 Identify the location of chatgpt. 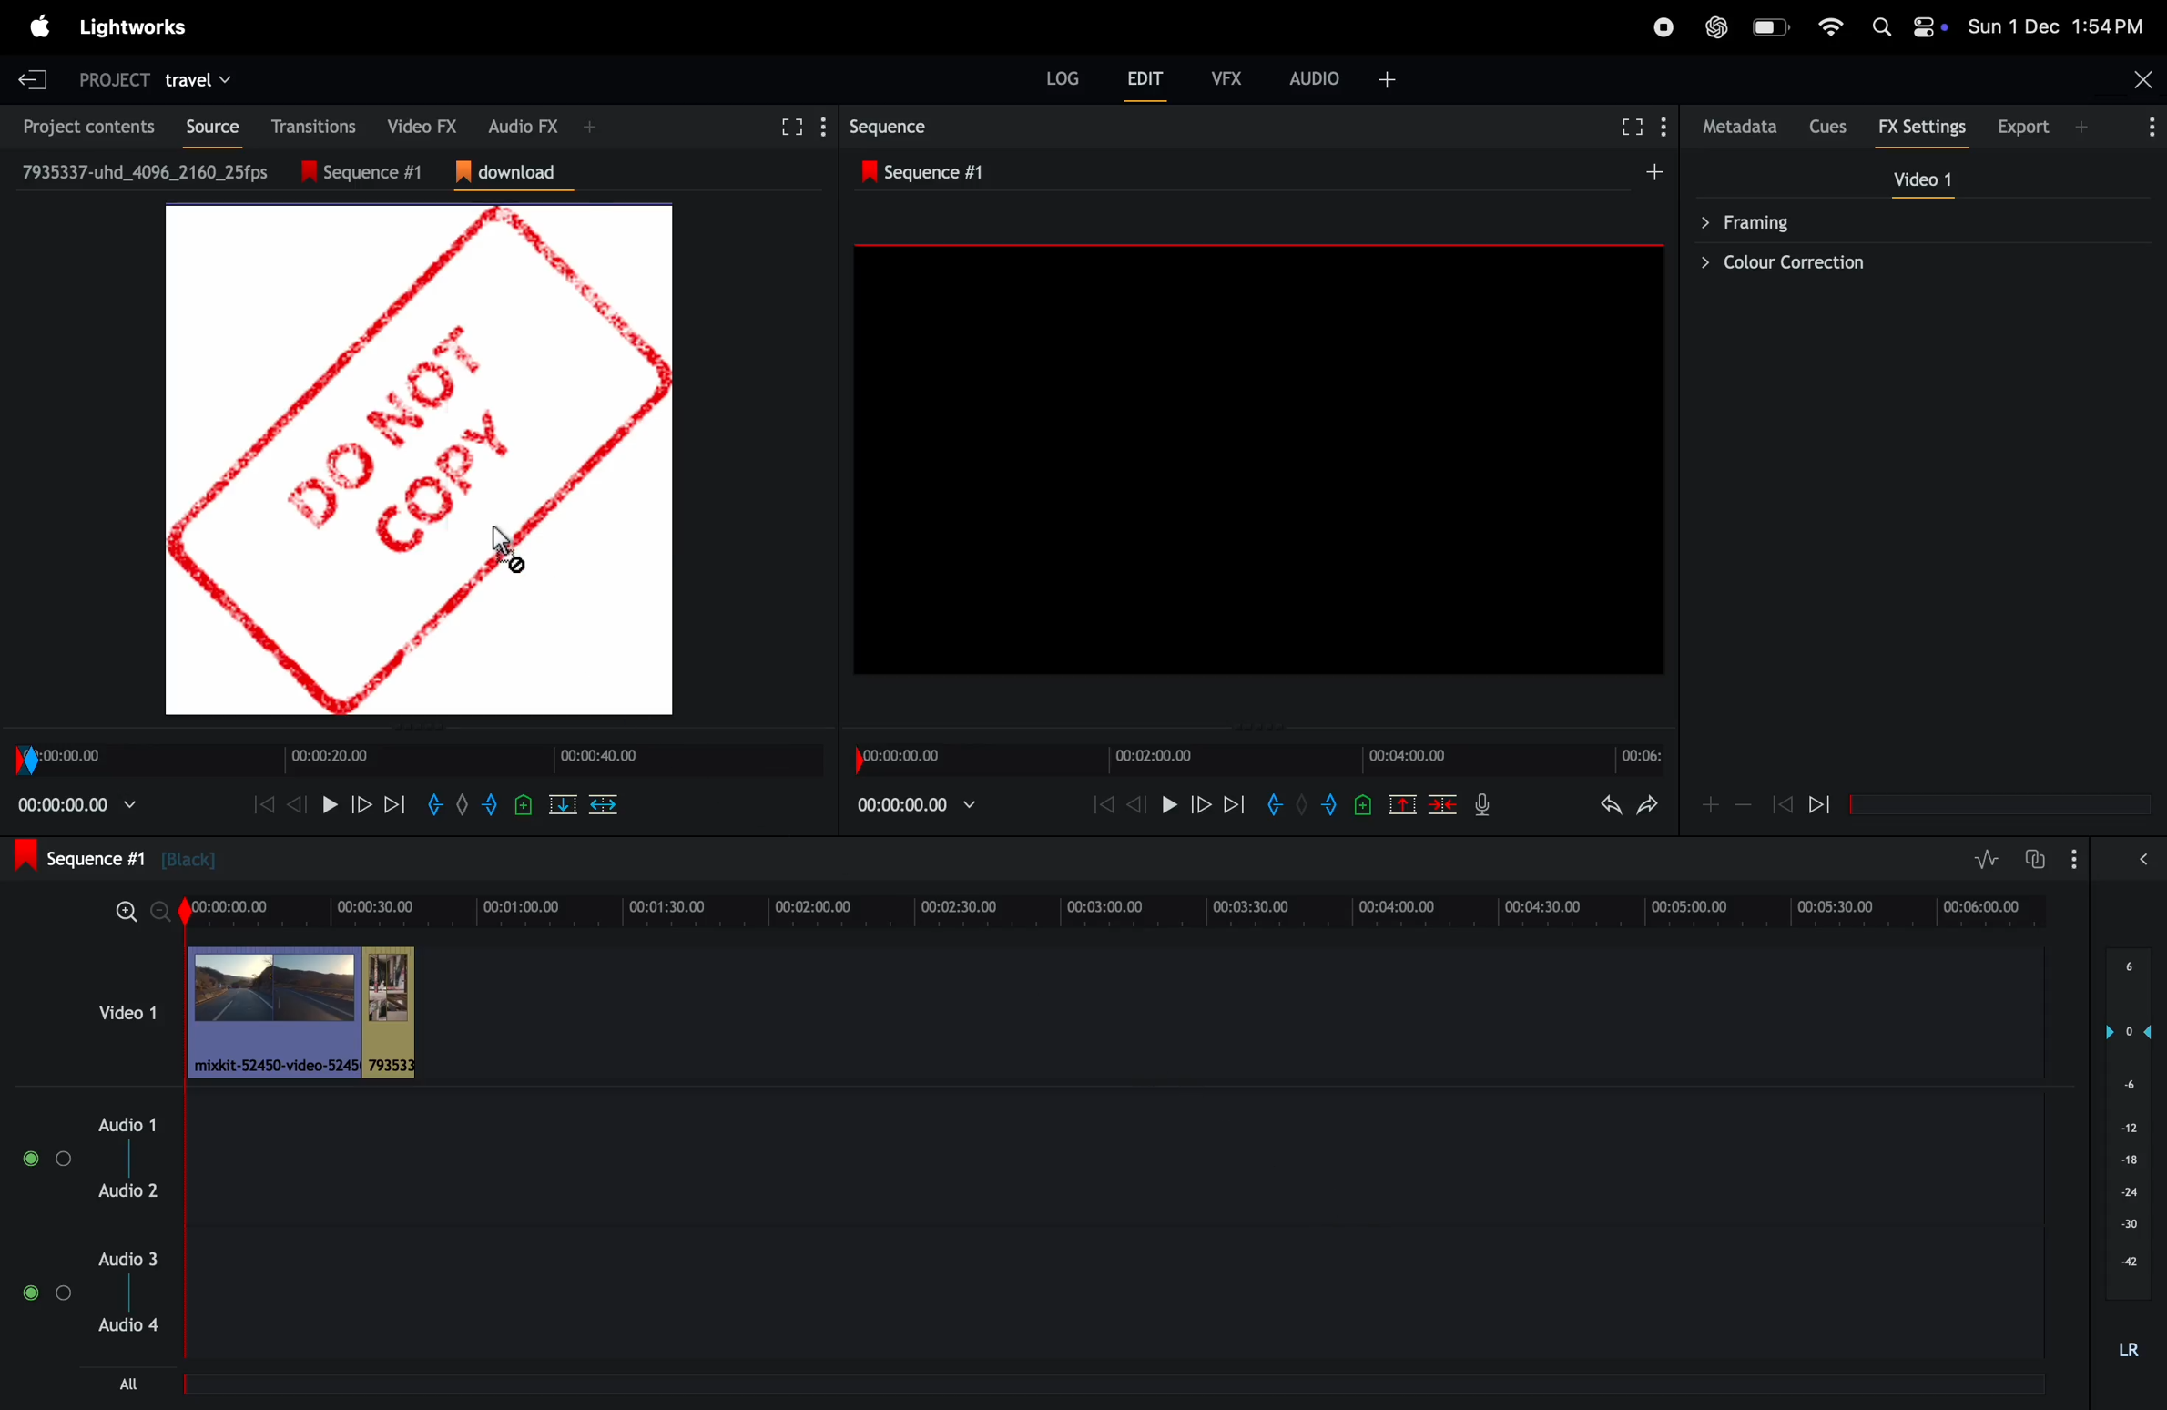
(1716, 27).